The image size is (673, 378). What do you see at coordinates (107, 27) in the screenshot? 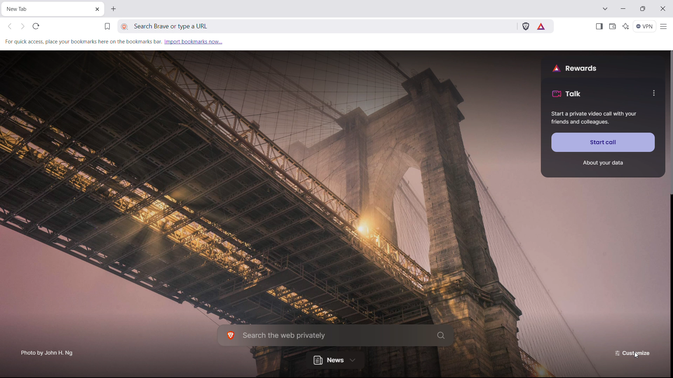
I see `bookmark this page` at bounding box center [107, 27].